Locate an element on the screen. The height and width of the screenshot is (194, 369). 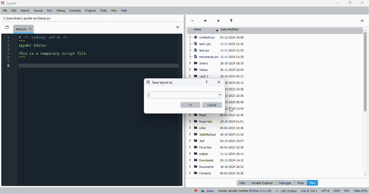
date modified is located at coordinates (231, 30).